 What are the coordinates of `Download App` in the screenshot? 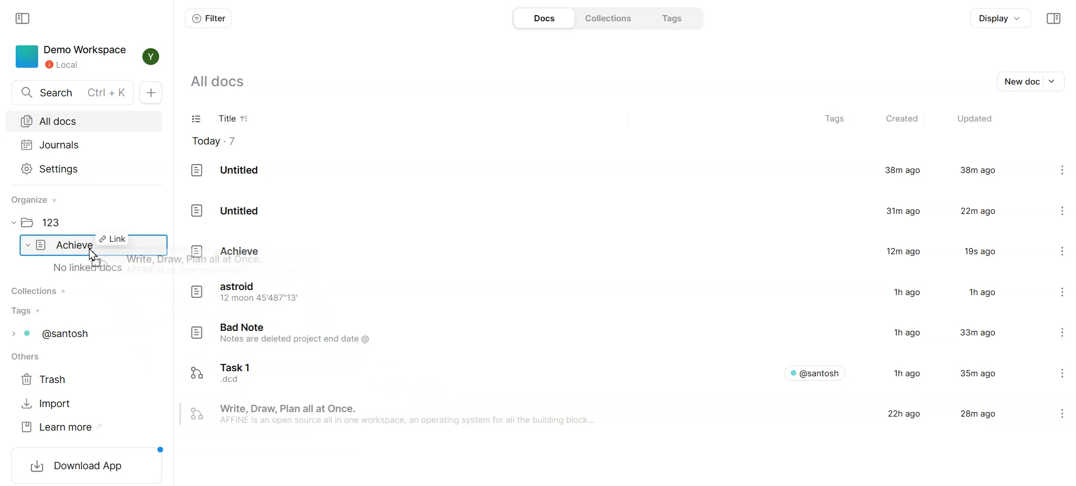 It's located at (87, 464).